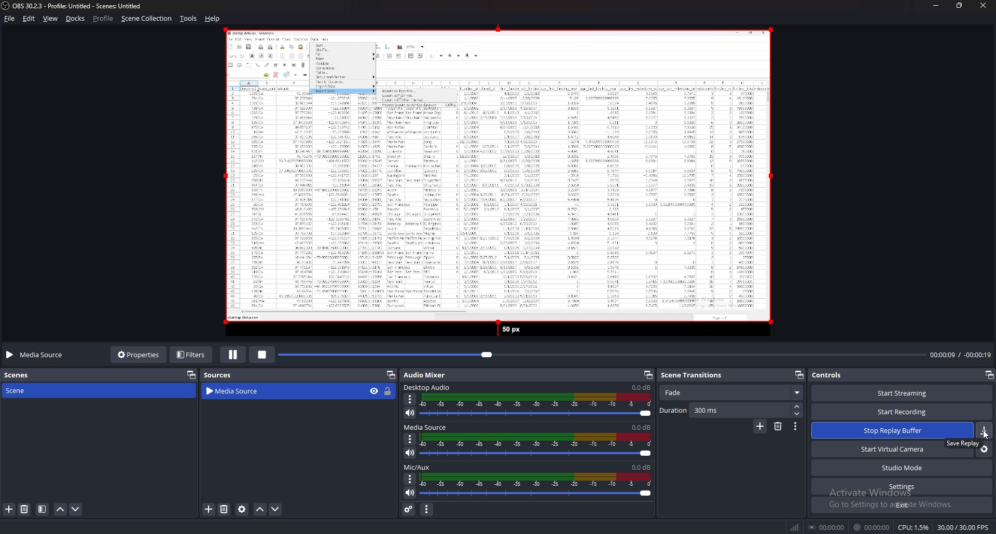 This screenshot has height=534, width=996. I want to click on controls, so click(830, 375).